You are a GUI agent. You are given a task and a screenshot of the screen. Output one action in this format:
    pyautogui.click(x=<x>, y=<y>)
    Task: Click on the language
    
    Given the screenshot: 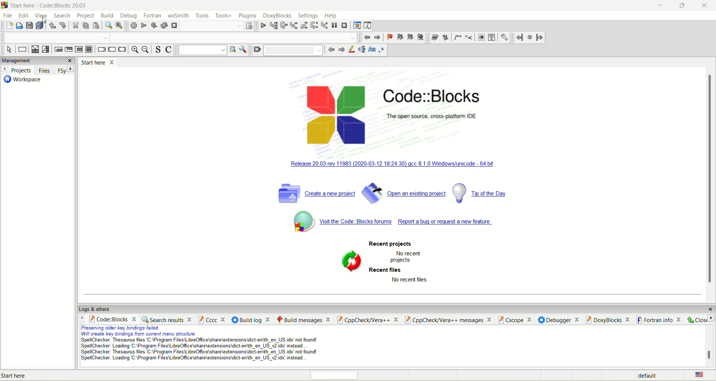 What is the action you would take?
    pyautogui.click(x=698, y=375)
    